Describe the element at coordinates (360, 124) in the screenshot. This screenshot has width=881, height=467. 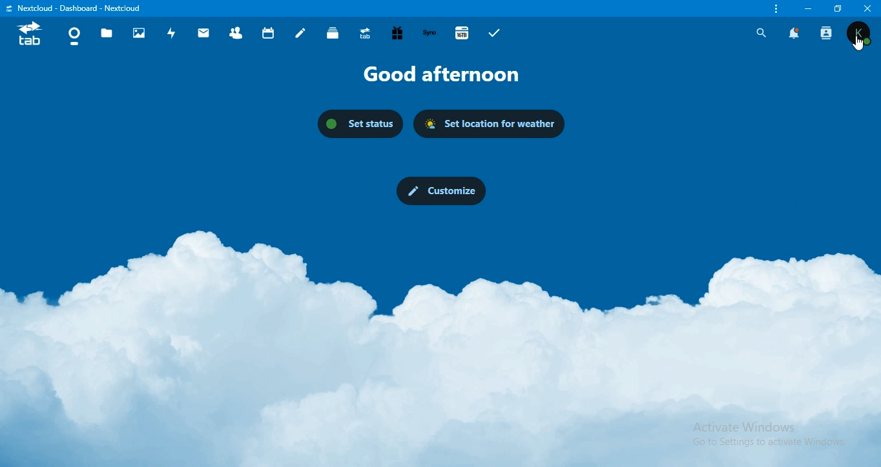
I see `set status` at that location.